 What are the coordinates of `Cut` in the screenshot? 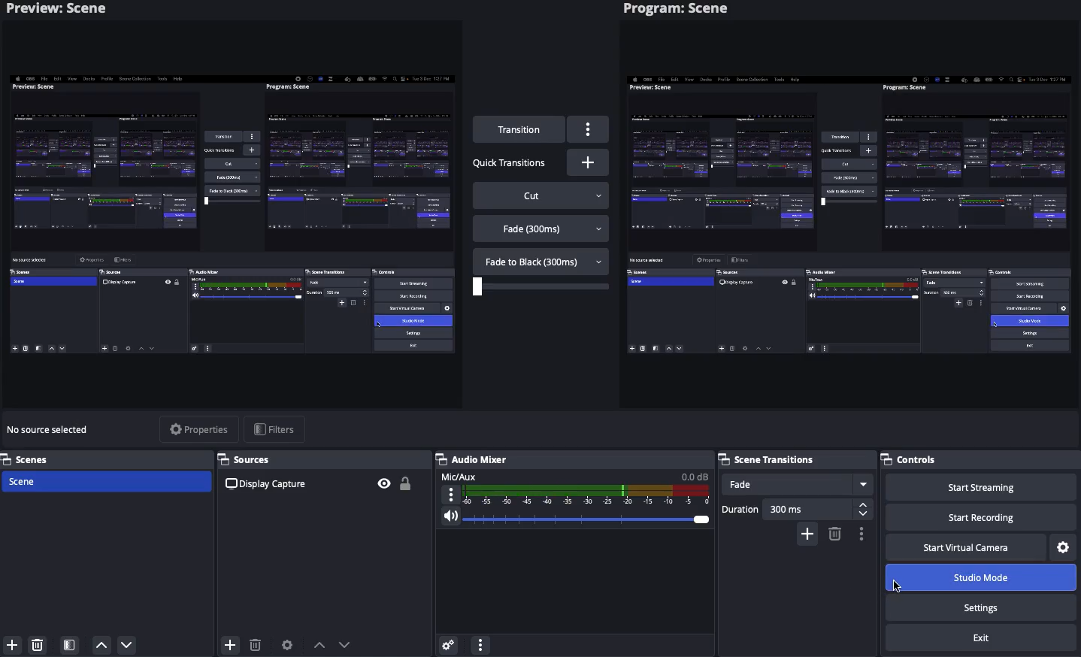 It's located at (543, 195).